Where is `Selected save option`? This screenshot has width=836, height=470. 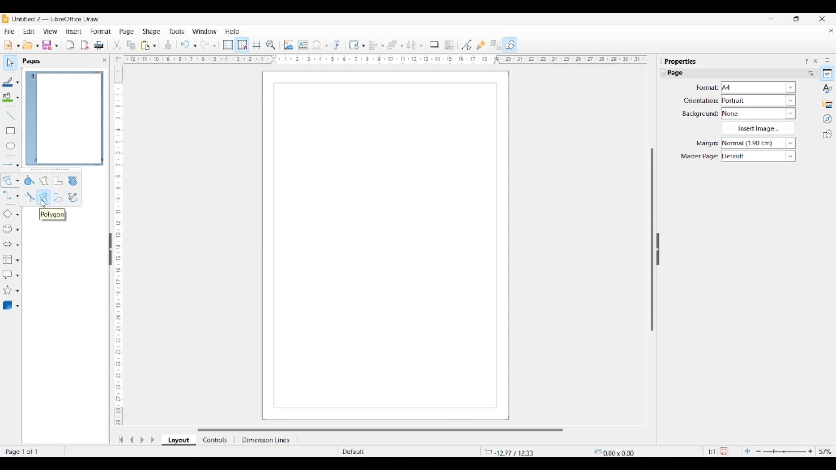
Selected save option is located at coordinates (47, 45).